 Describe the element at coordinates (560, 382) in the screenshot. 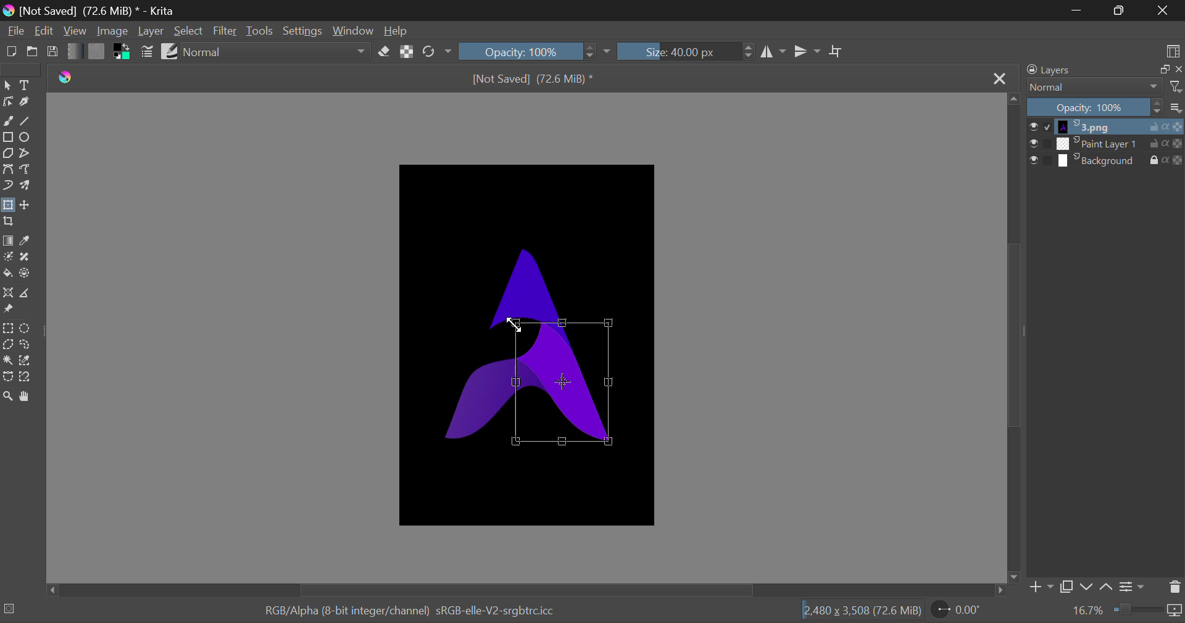

I see `Contour Selected` at that location.